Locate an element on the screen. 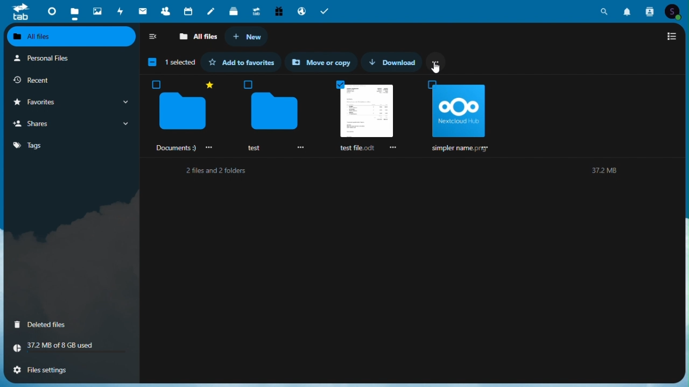 The image size is (689, 387). 37.2M8 is located at coordinates (604, 169).